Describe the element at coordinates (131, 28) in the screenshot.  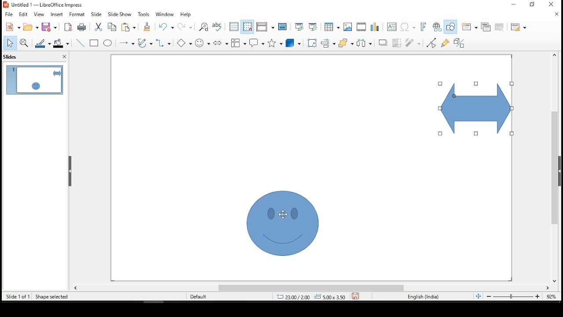
I see `paste` at that location.